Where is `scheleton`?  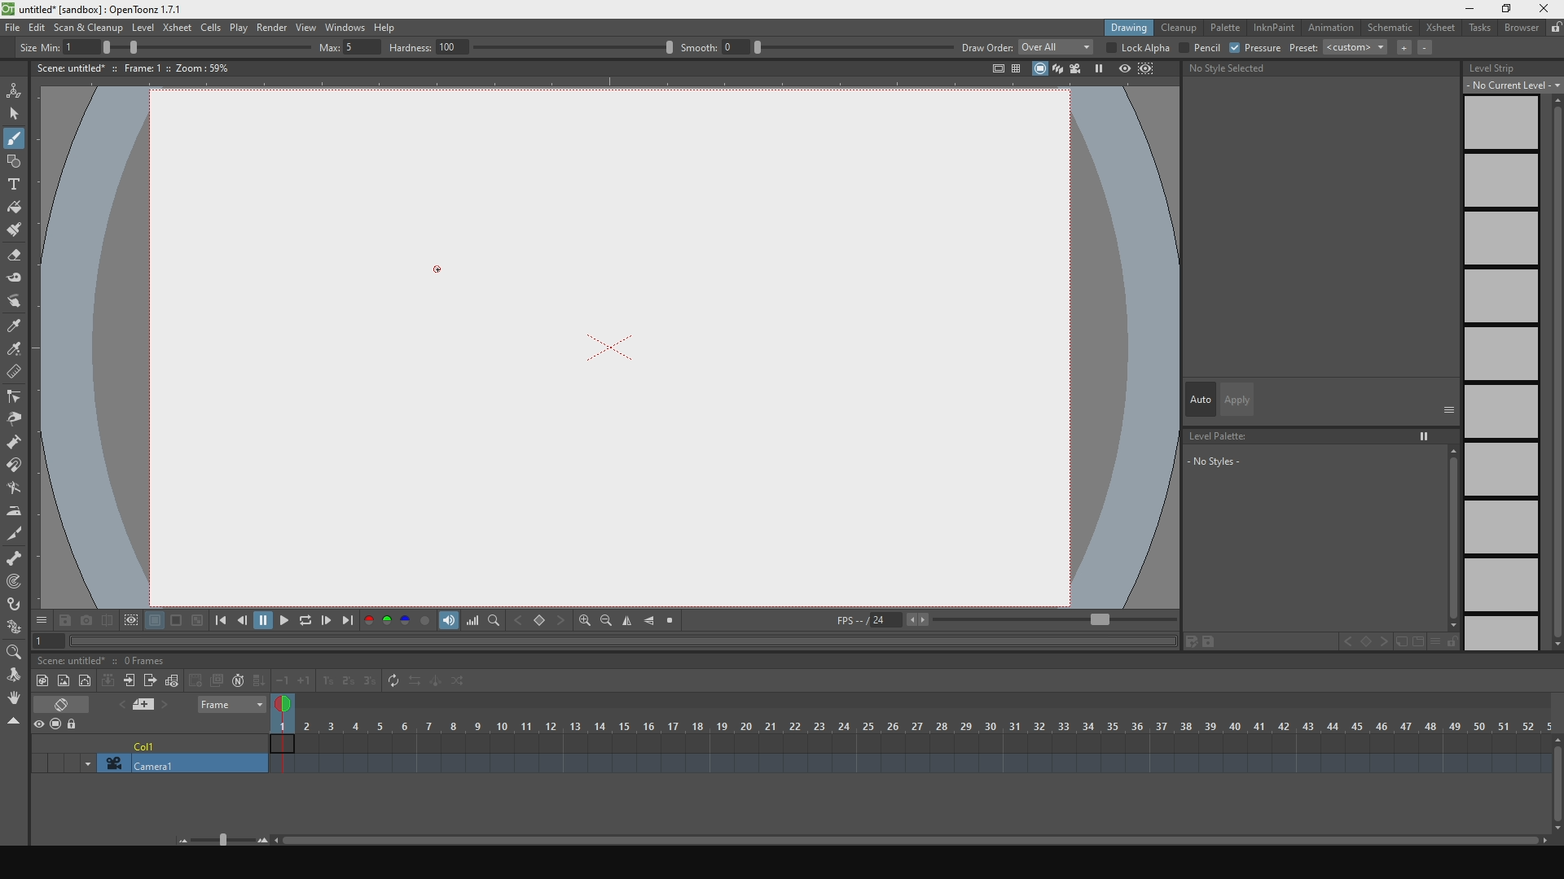 scheleton is located at coordinates (14, 558).